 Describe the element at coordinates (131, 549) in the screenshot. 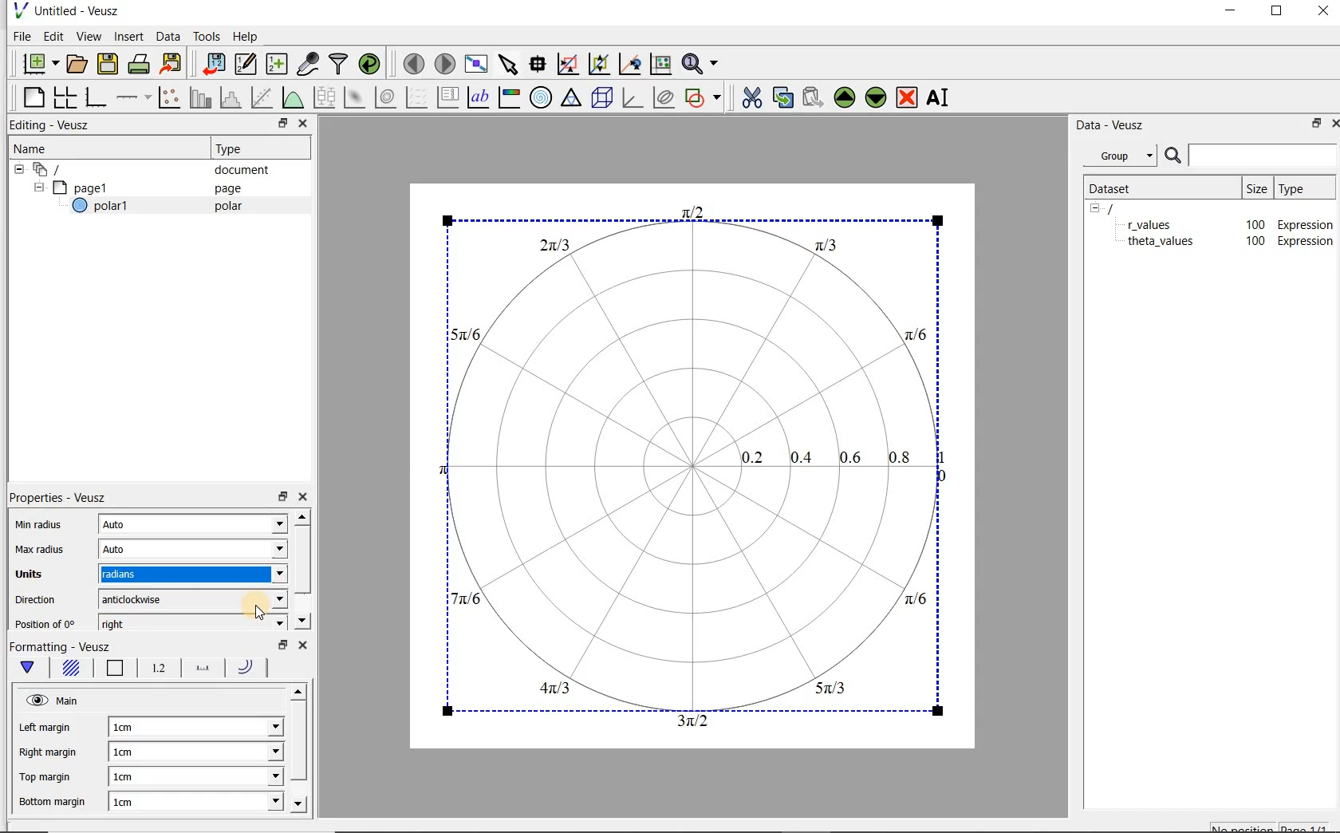

I see `Auto` at that location.